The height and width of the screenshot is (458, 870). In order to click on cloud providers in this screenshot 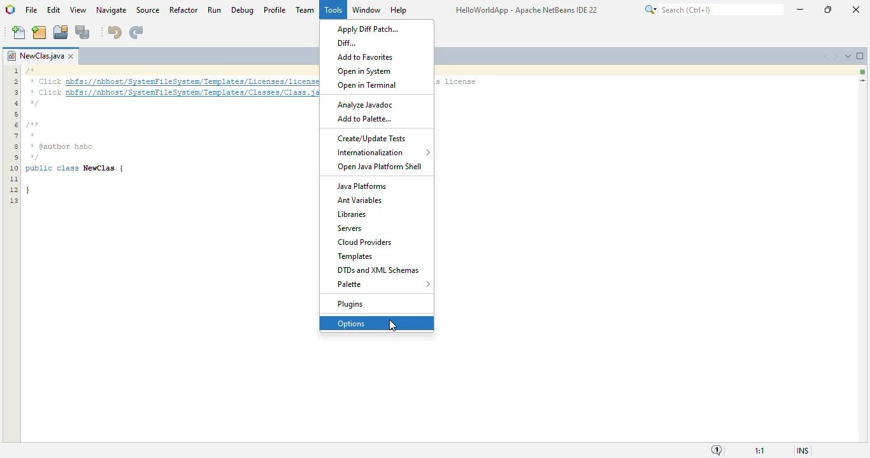, I will do `click(365, 242)`.